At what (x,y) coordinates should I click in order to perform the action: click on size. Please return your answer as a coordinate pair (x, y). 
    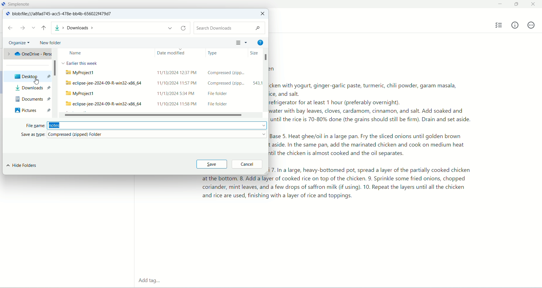
    Looking at the image, I should click on (251, 53).